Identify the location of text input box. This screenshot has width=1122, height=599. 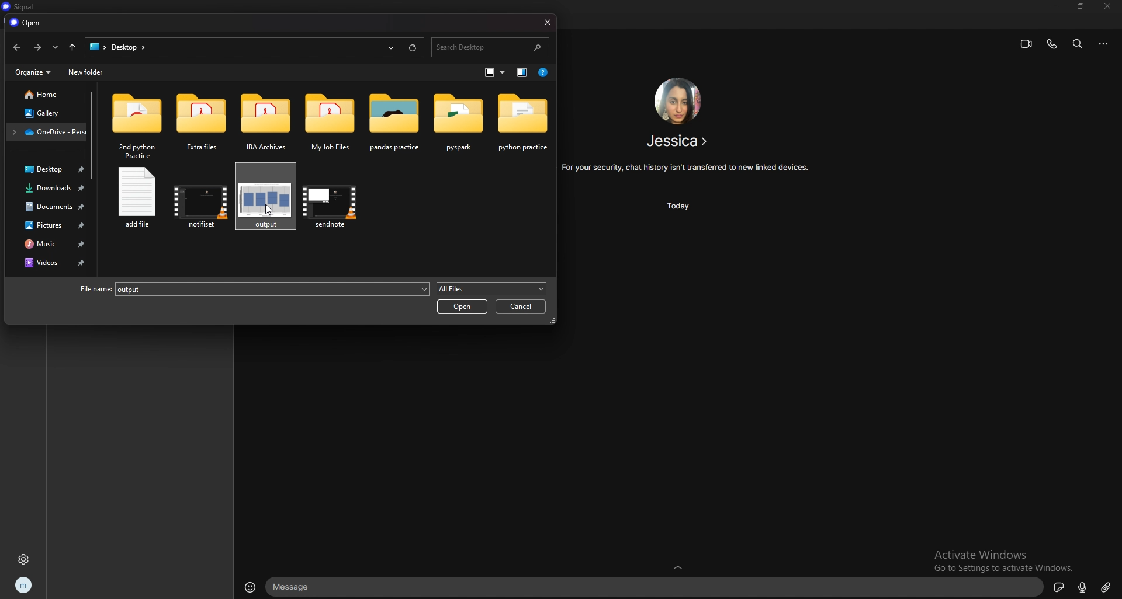
(653, 587).